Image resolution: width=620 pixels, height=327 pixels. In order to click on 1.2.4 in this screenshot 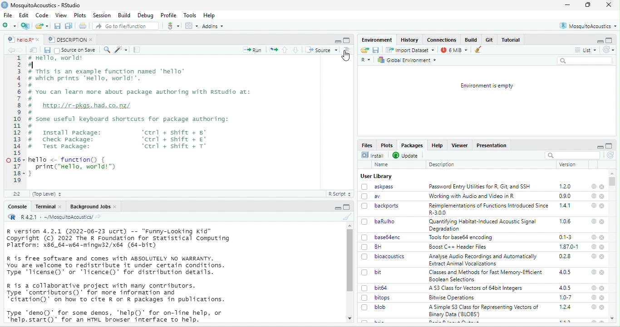, I will do `click(566, 307)`.